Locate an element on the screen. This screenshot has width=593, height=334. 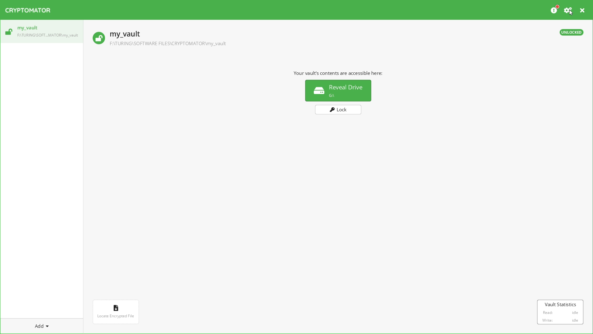
Add Drop Down is located at coordinates (49, 326).